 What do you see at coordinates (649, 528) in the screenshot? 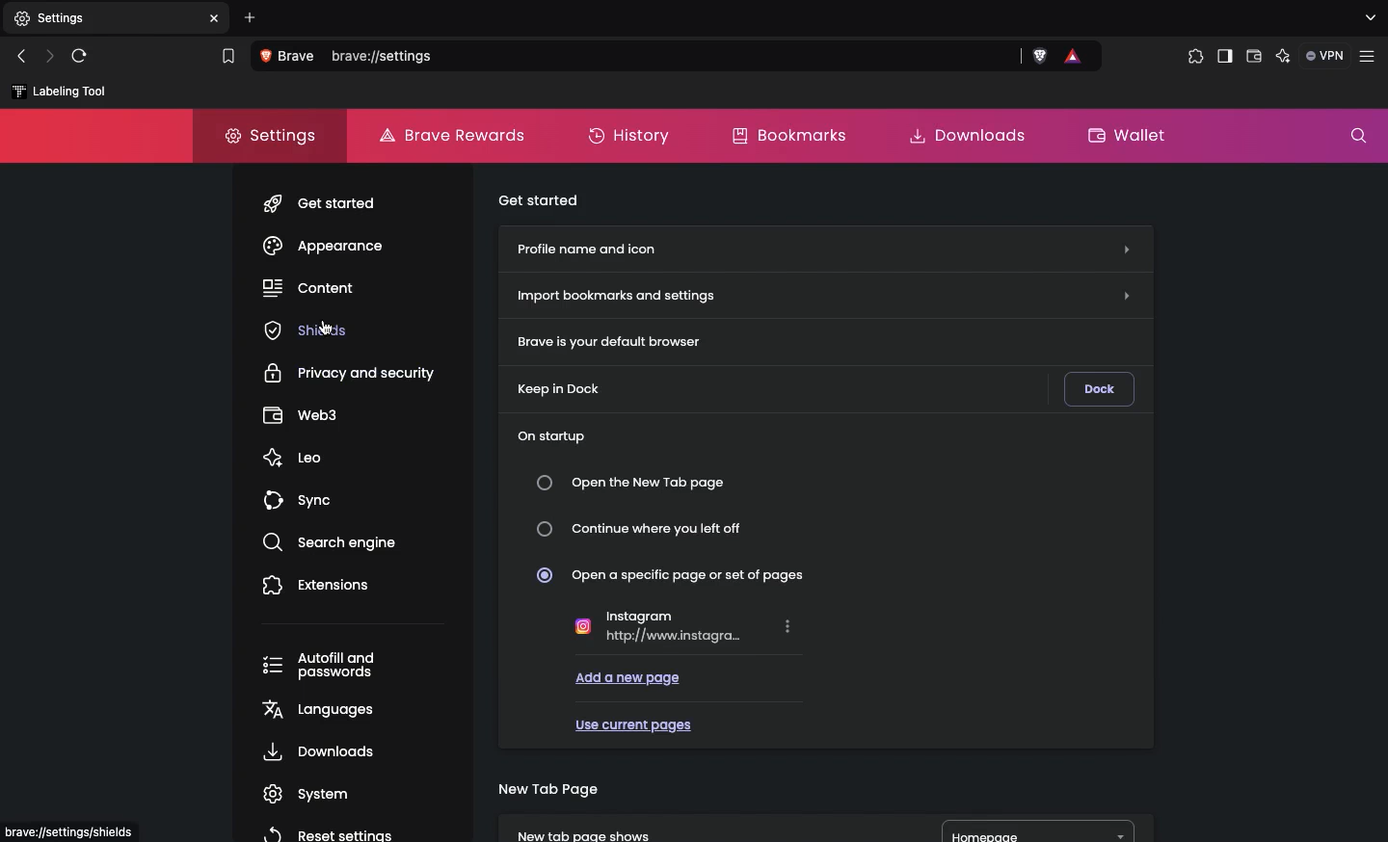
I see `Continue where you left off` at bounding box center [649, 528].